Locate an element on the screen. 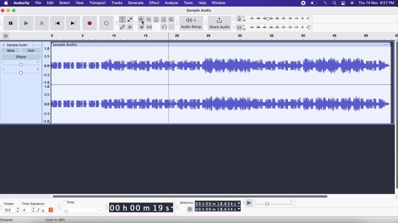  resize is located at coordinates (177, 208).